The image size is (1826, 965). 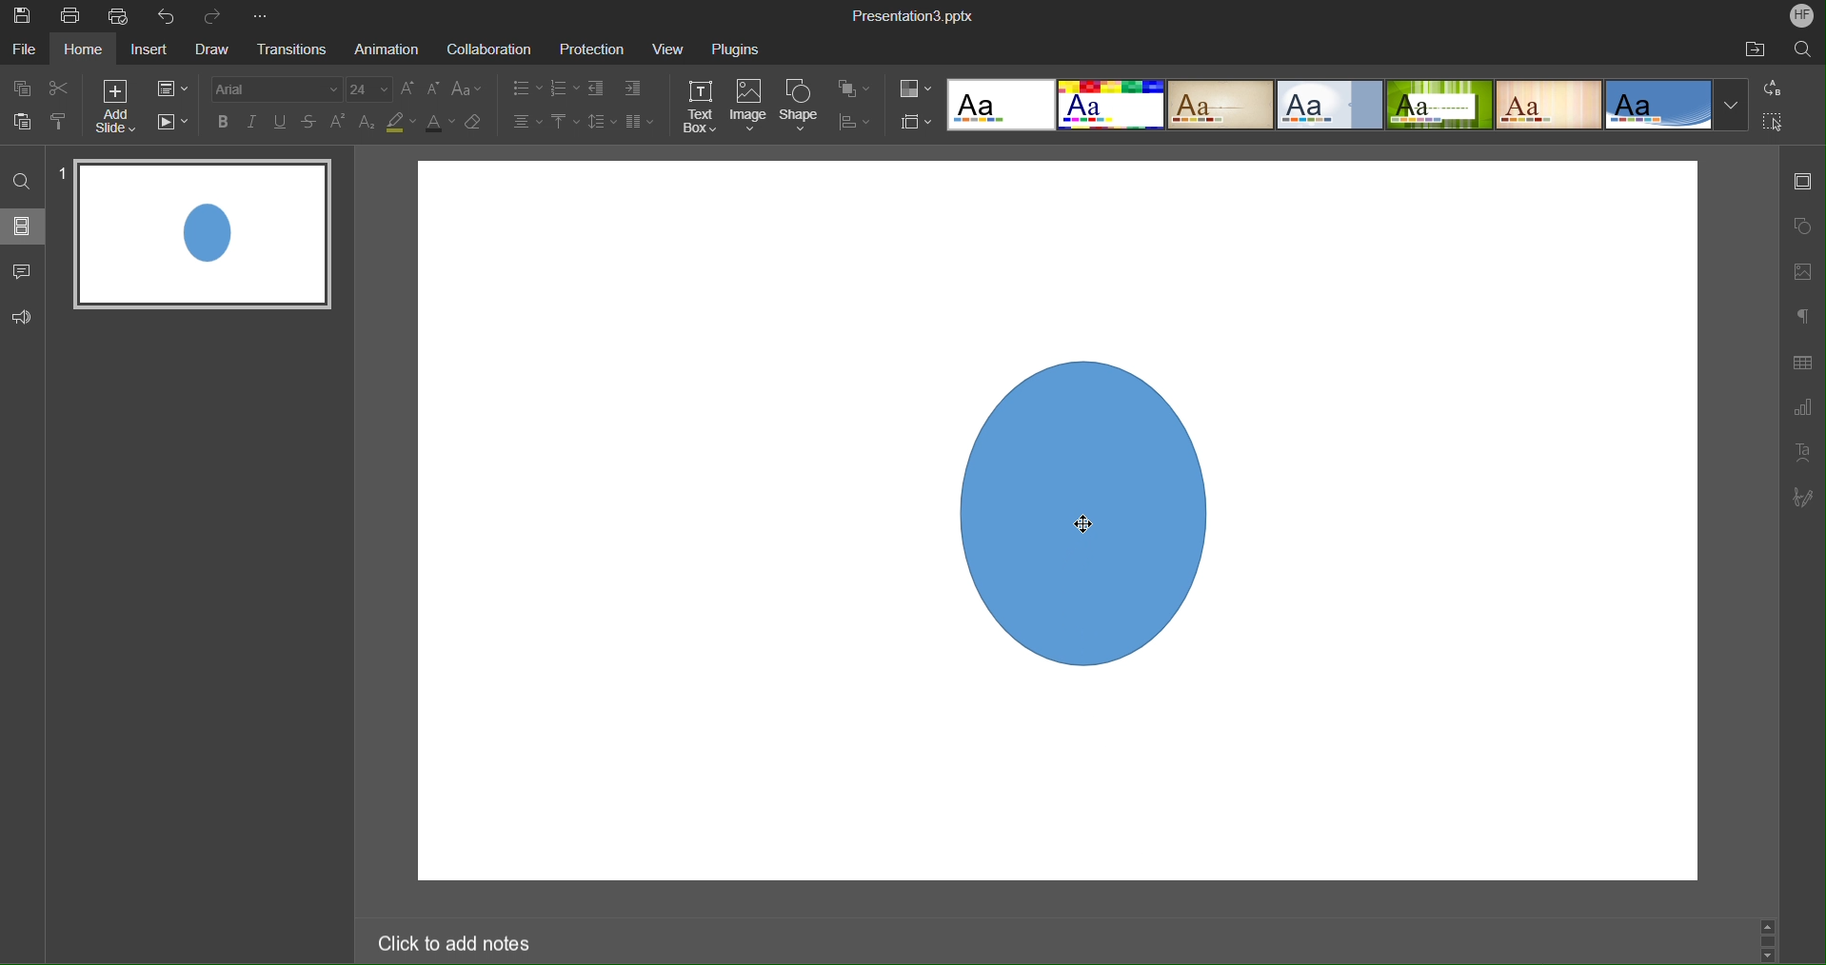 What do you see at coordinates (601, 123) in the screenshot?
I see `Line Spacing` at bounding box center [601, 123].